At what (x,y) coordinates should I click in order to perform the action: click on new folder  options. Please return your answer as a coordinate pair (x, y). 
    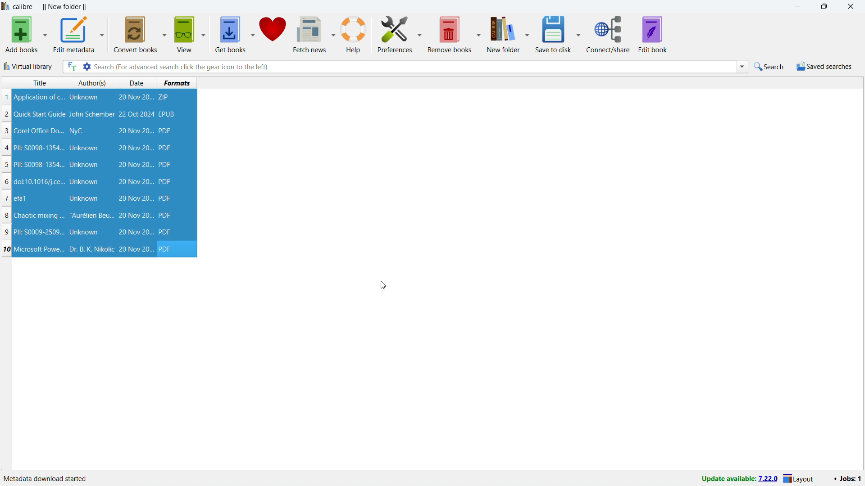
    Looking at the image, I should click on (528, 34).